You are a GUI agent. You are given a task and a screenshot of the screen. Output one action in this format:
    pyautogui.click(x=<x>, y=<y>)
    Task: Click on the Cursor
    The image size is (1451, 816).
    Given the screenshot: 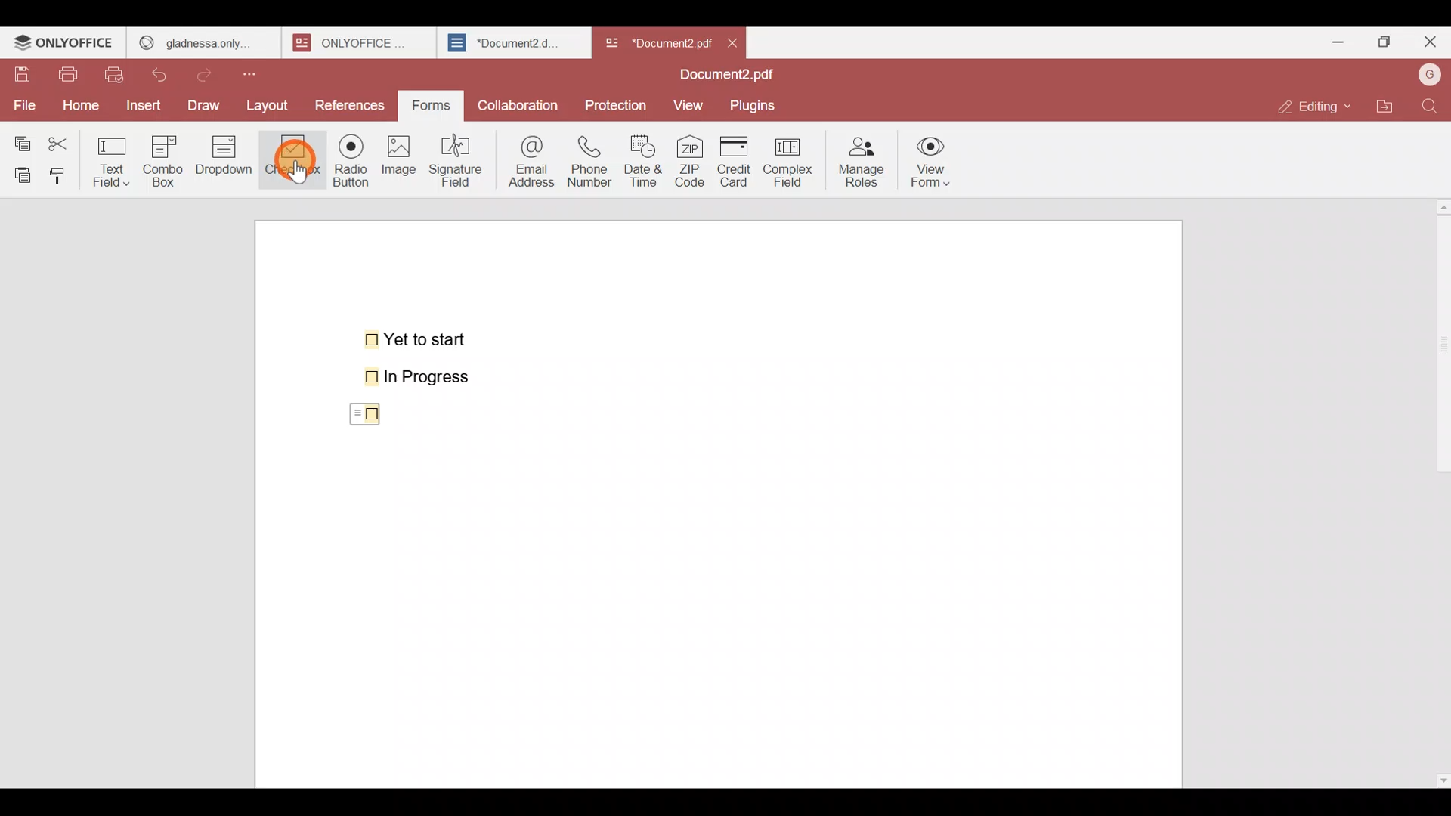 What is the action you would take?
    pyautogui.click(x=293, y=162)
    